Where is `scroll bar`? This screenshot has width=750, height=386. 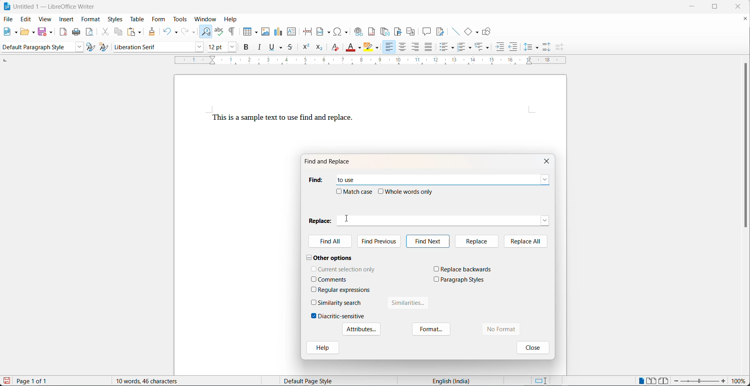 scroll bar is located at coordinates (745, 149).